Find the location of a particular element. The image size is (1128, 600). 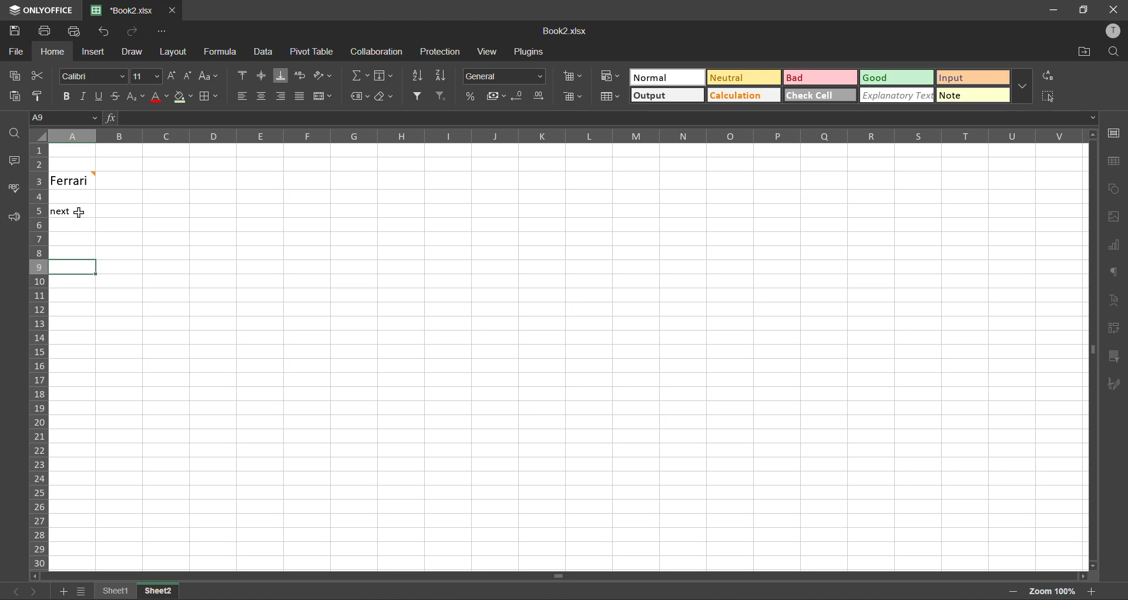

merge and center is located at coordinates (323, 96).